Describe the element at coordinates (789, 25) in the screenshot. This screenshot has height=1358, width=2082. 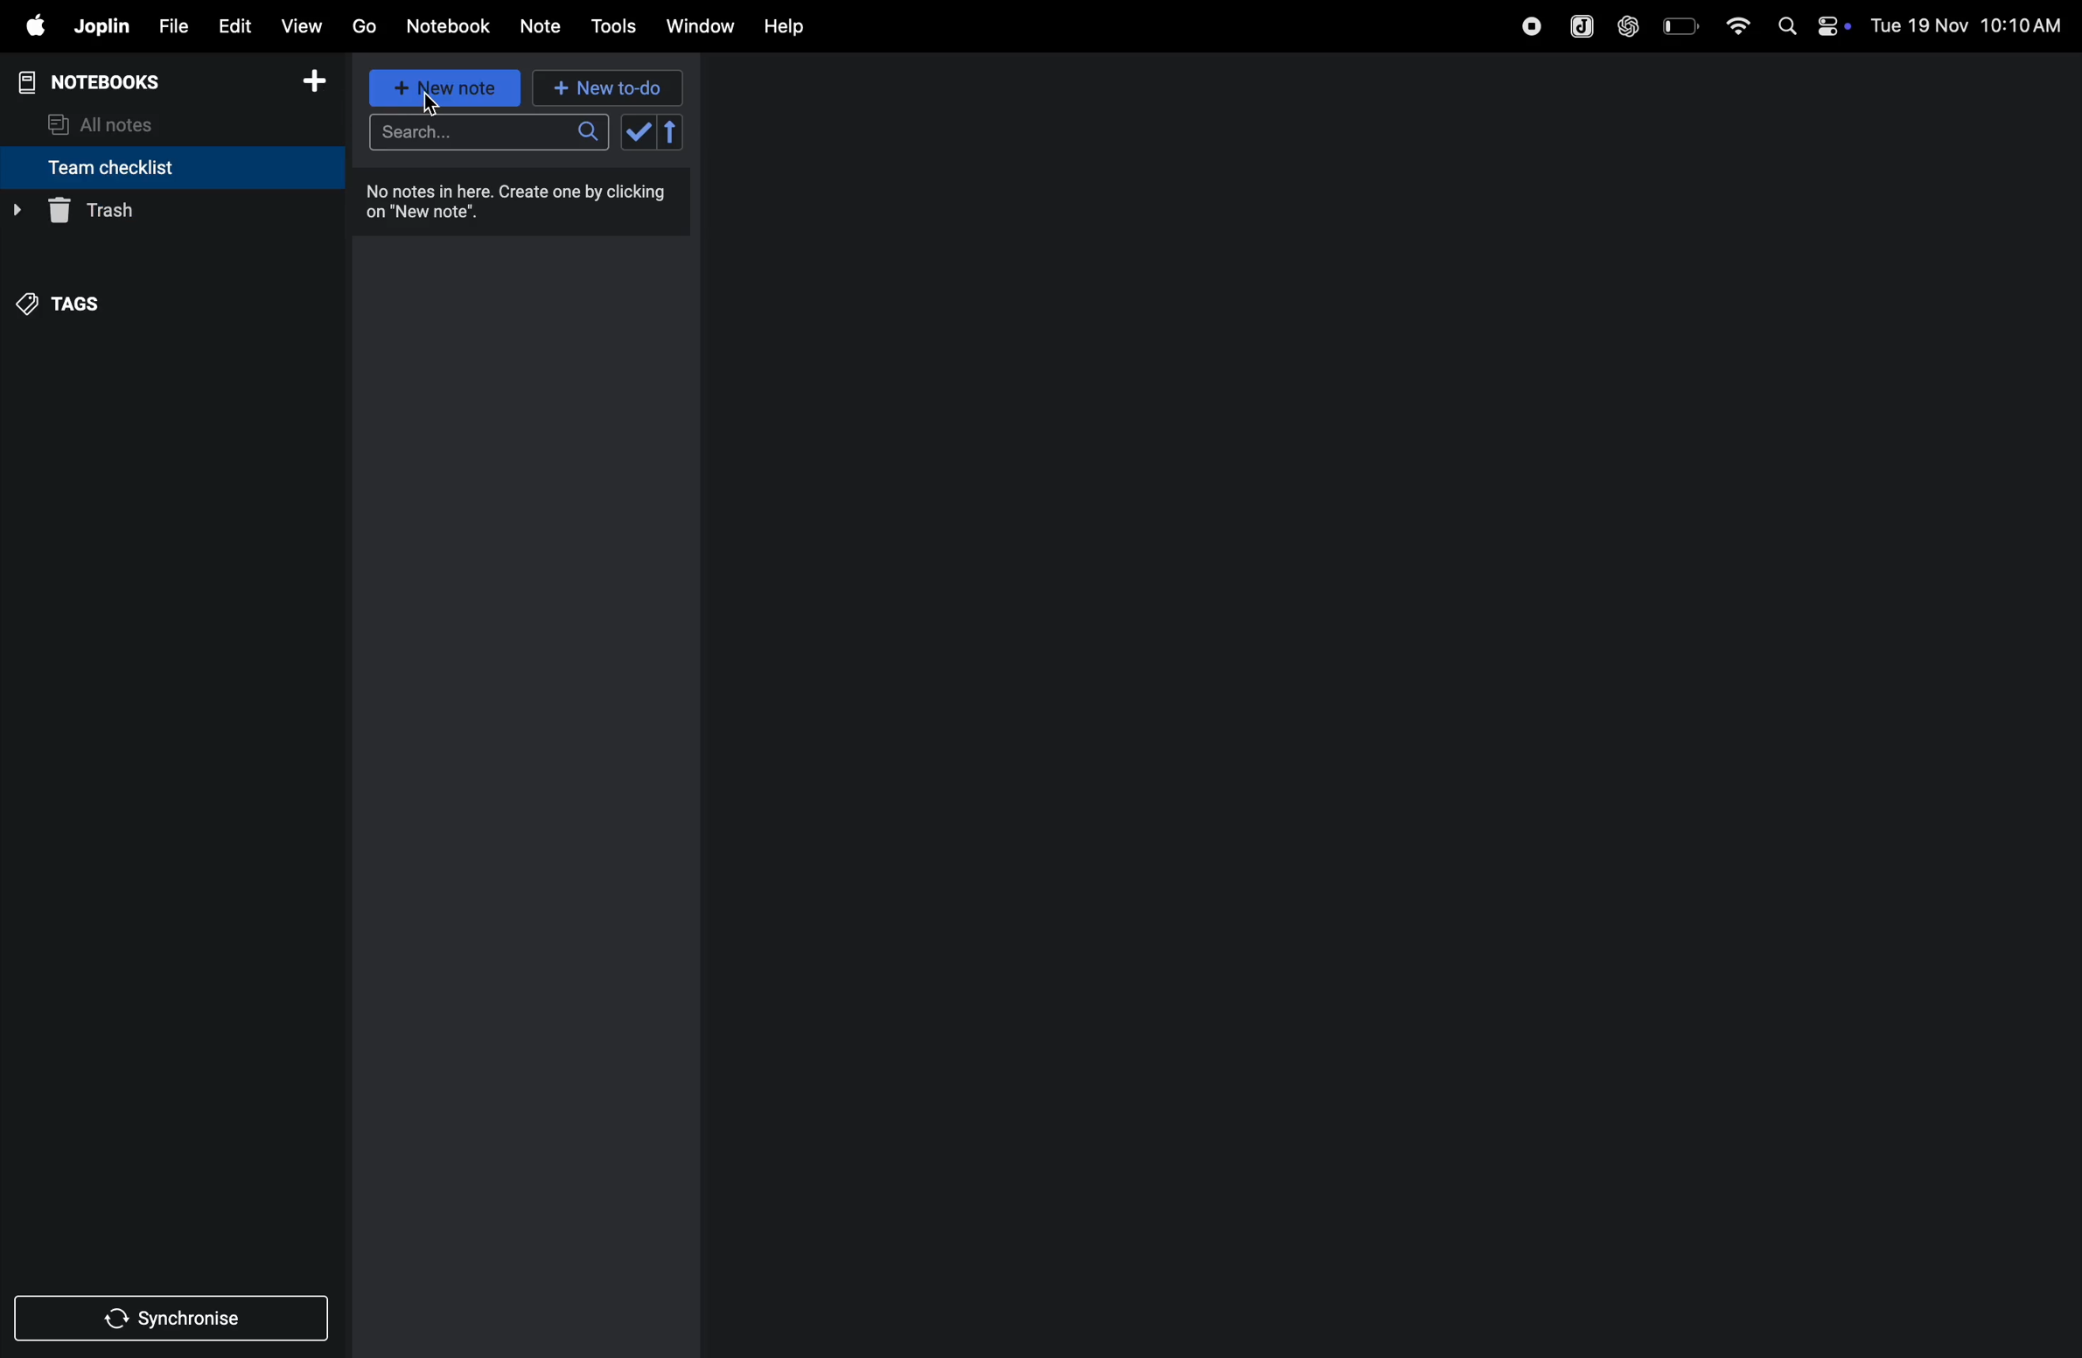
I see `help` at that location.